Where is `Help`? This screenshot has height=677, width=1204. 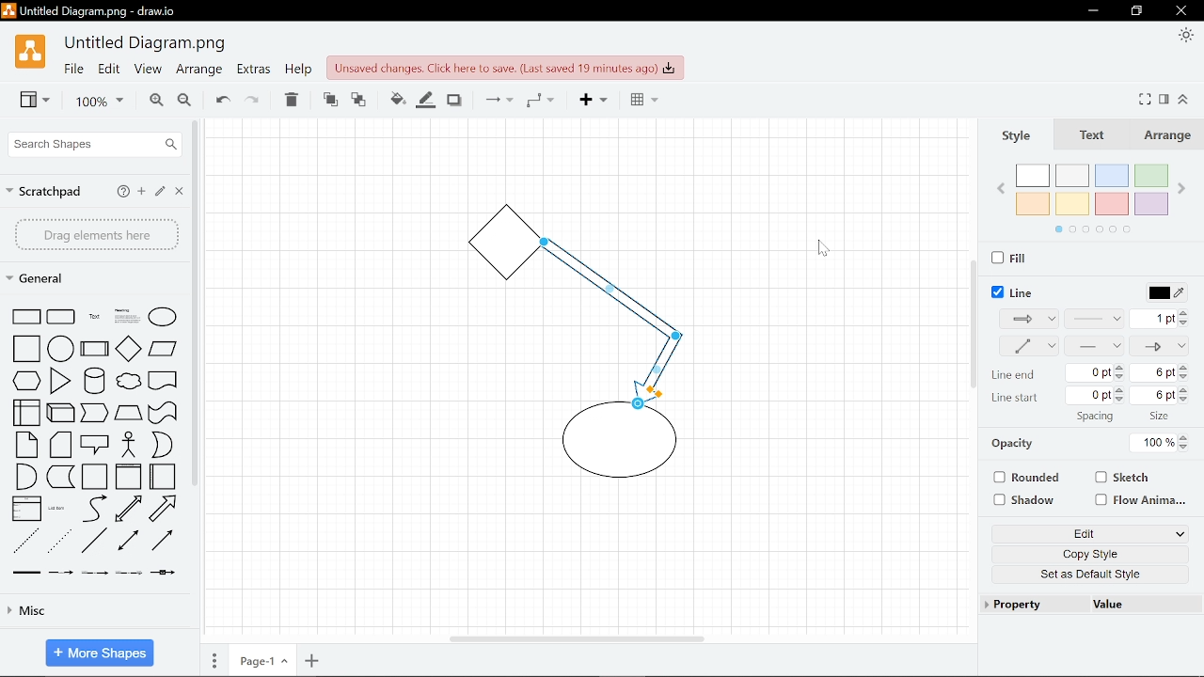
Help is located at coordinates (122, 191).